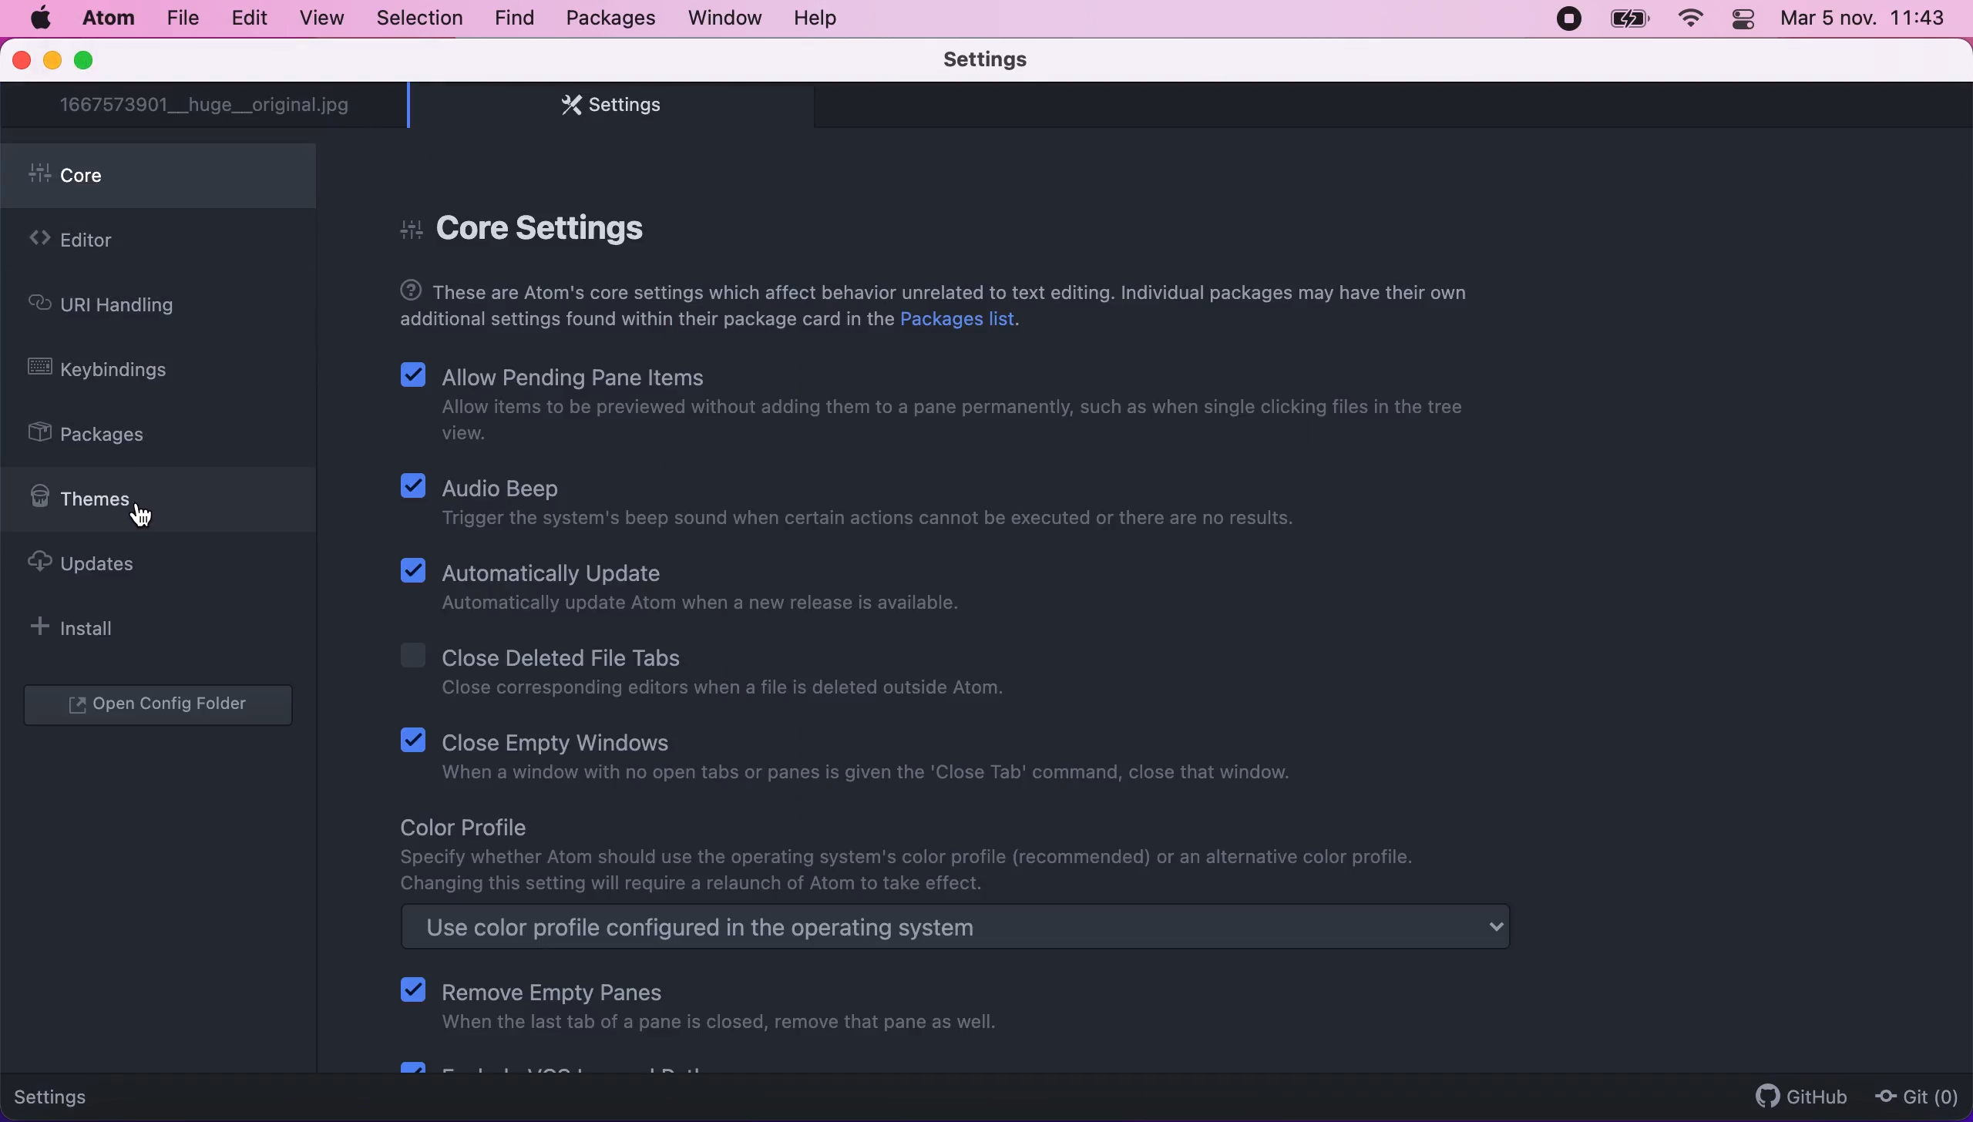  What do you see at coordinates (418, 18) in the screenshot?
I see `selection` at bounding box center [418, 18].